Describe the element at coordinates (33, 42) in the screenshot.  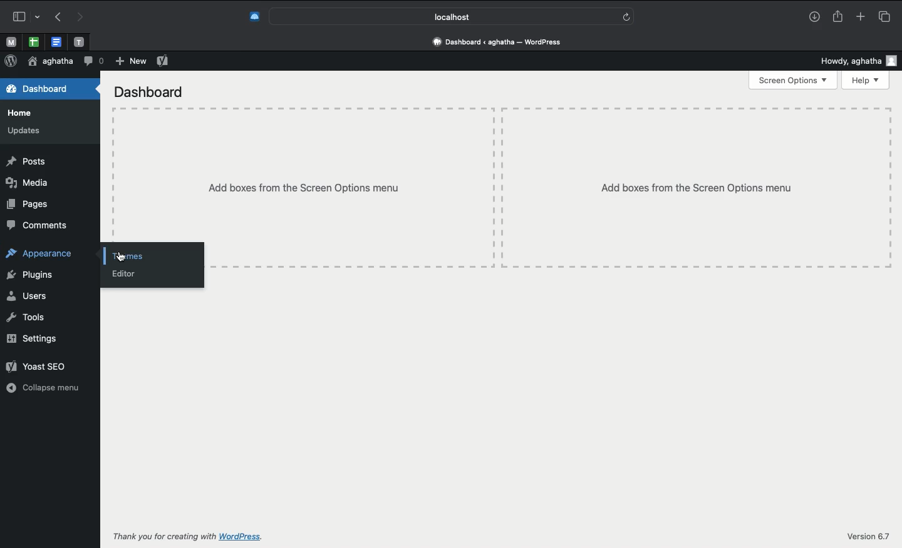
I see `open tab, google sheet` at that location.